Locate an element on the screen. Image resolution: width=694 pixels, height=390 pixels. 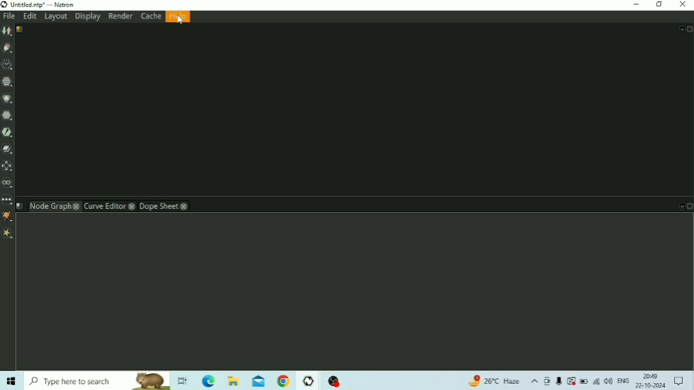
Meet Now is located at coordinates (547, 381).